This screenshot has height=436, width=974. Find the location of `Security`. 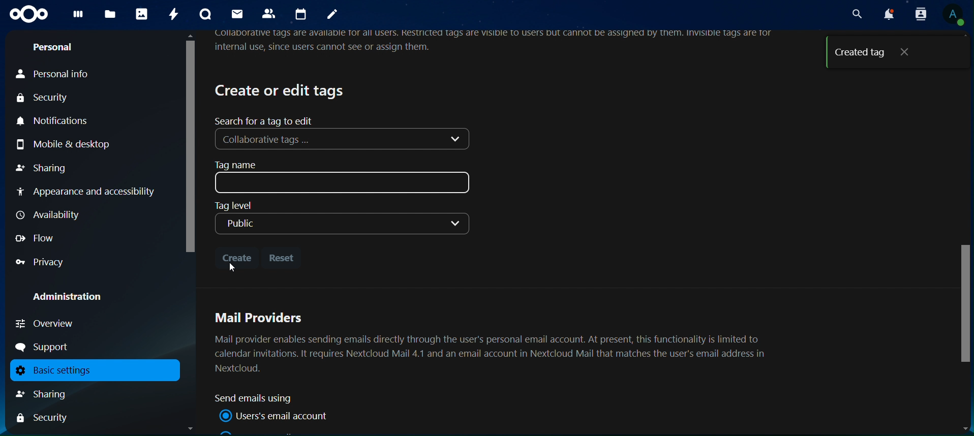

Security is located at coordinates (43, 419).